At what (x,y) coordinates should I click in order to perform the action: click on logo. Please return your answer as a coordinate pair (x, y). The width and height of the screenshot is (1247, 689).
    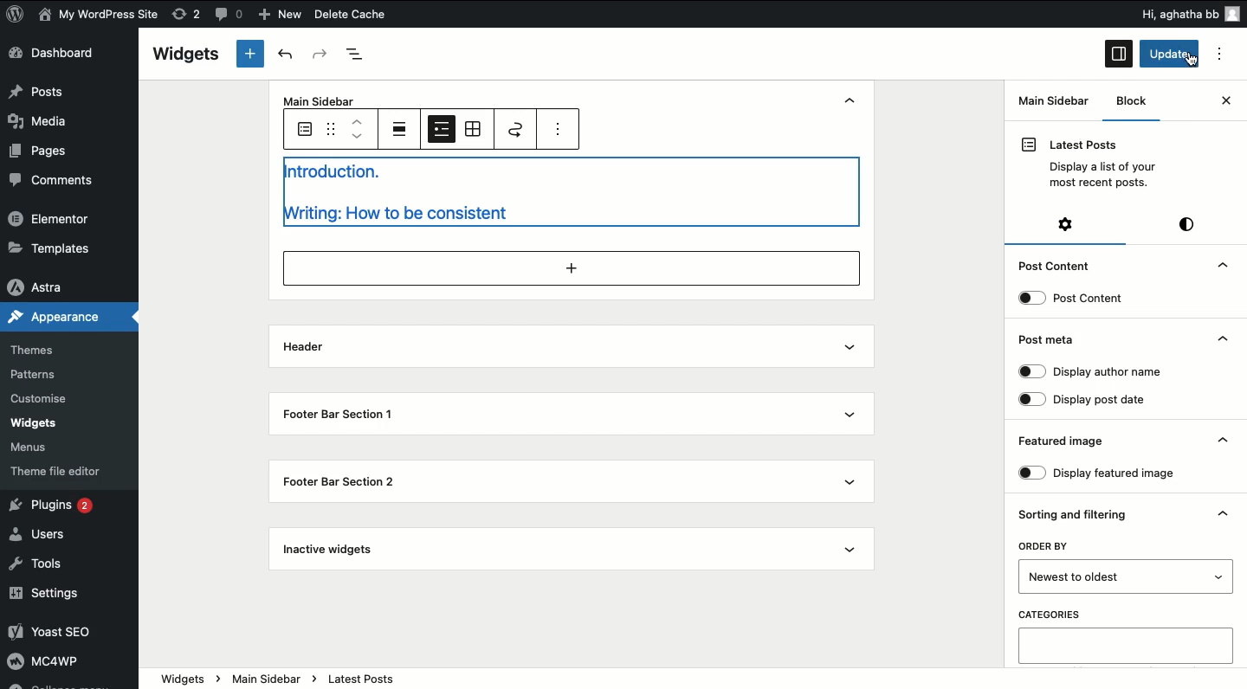
    Looking at the image, I should click on (18, 18).